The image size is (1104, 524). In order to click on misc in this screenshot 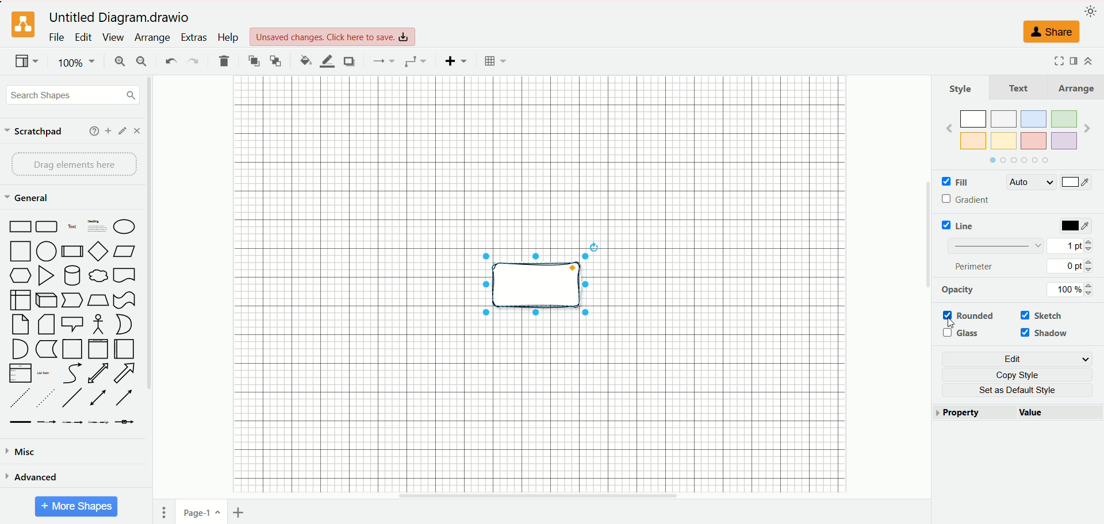, I will do `click(22, 452)`.